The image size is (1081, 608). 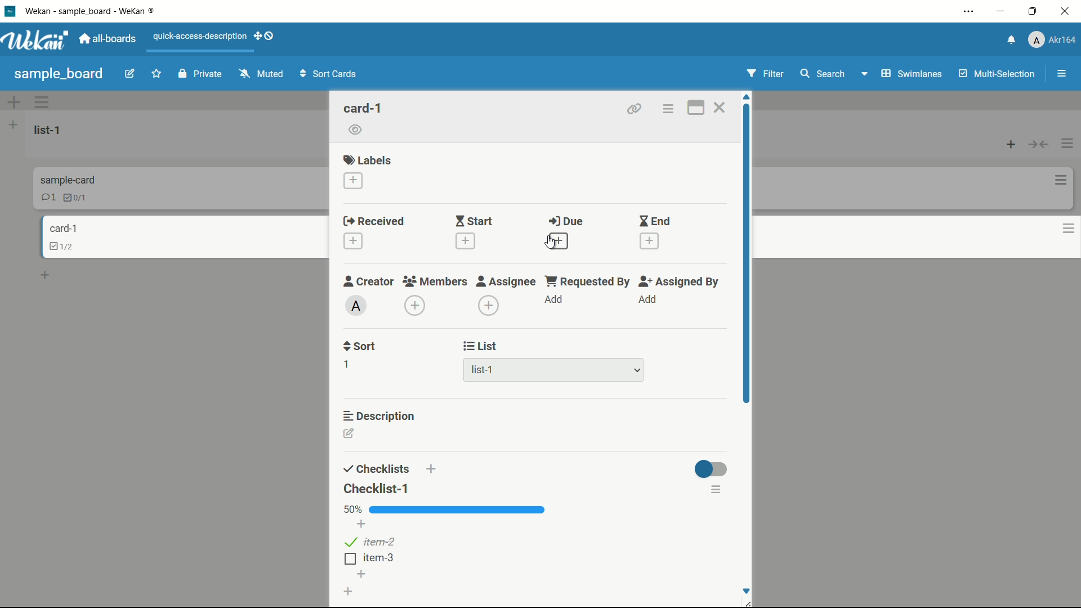 What do you see at coordinates (507, 282) in the screenshot?
I see `assignee` at bounding box center [507, 282].